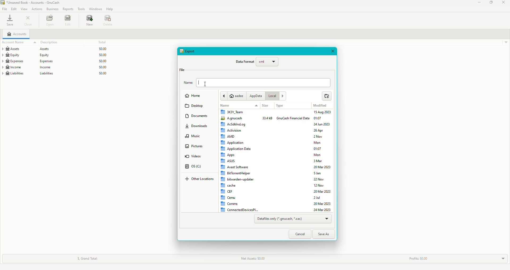  What do you see at coordinates (234, 95) in the screenshot?
I see `aadee` at bounding box center [234, 95].